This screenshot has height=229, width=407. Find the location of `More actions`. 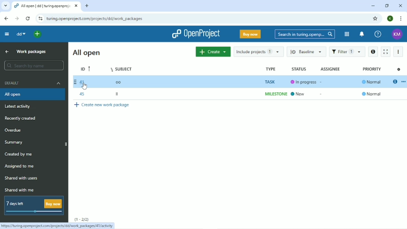

More actions is located at coordinates (398, 52).